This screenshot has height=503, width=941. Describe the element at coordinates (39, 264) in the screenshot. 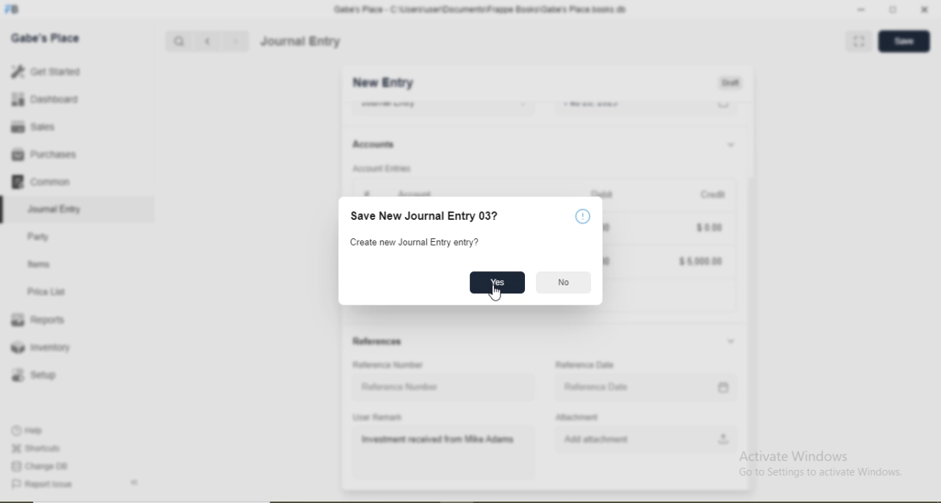

I see `Items` at that location.